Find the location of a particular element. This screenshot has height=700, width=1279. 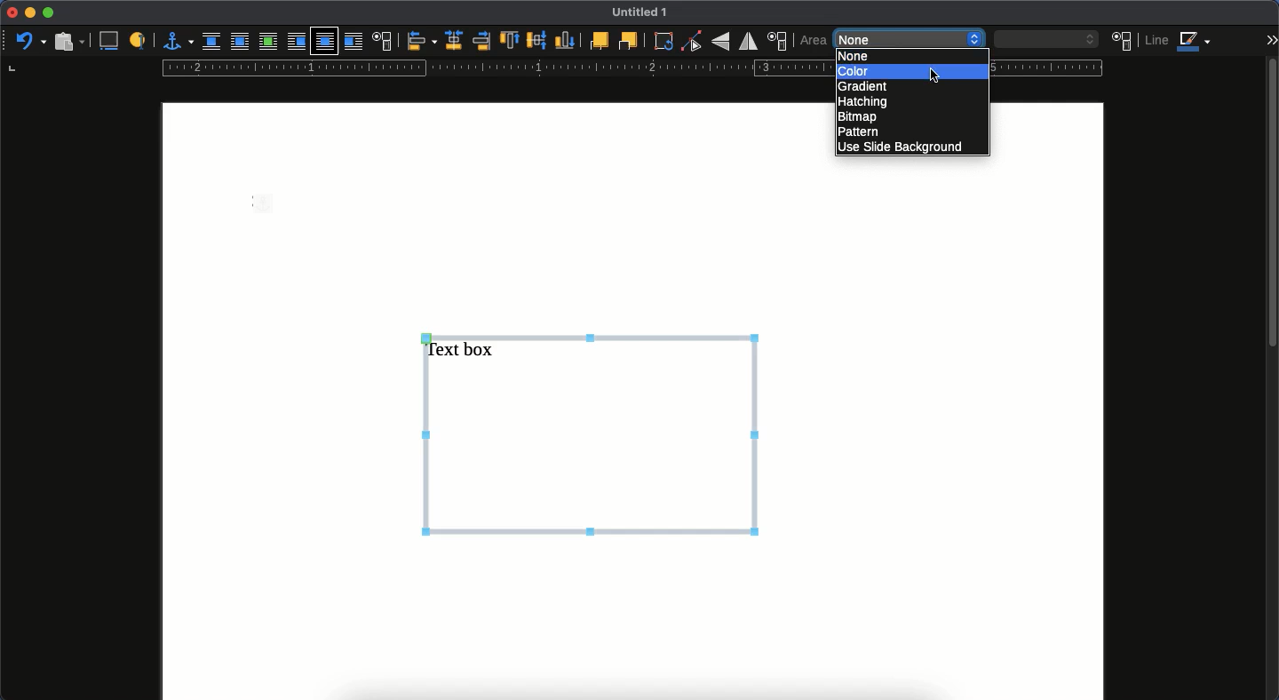

blank is located at coordinates (1045, 38).